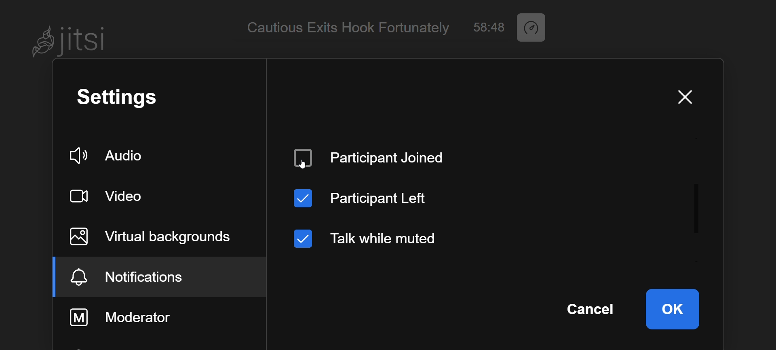 This screenshot has width=776, height=350. I want to click on audio, so click(112, 152).